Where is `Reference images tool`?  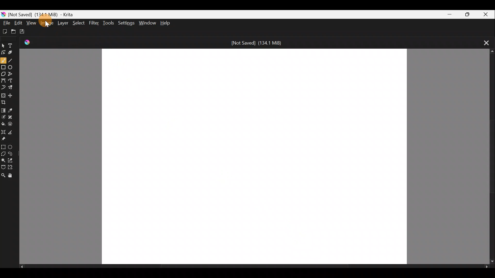
Reference images tool is located at coordinates (4, 140).